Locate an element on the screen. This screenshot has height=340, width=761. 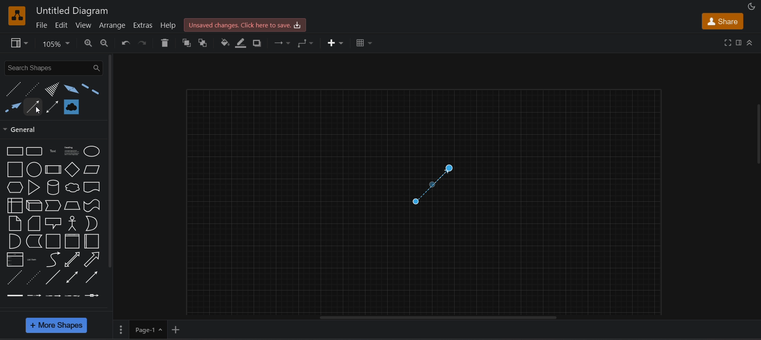
vertical scroll is located at coordinates (757, 136).